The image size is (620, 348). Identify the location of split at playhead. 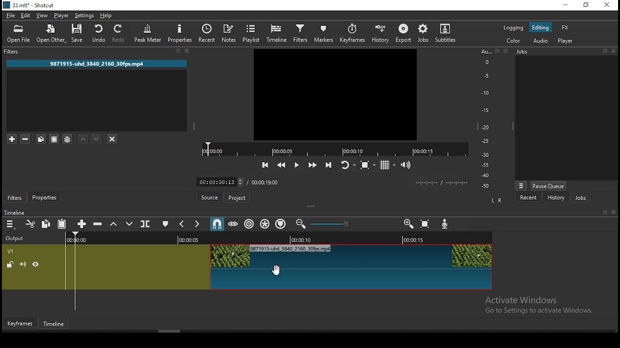
(146, 224).